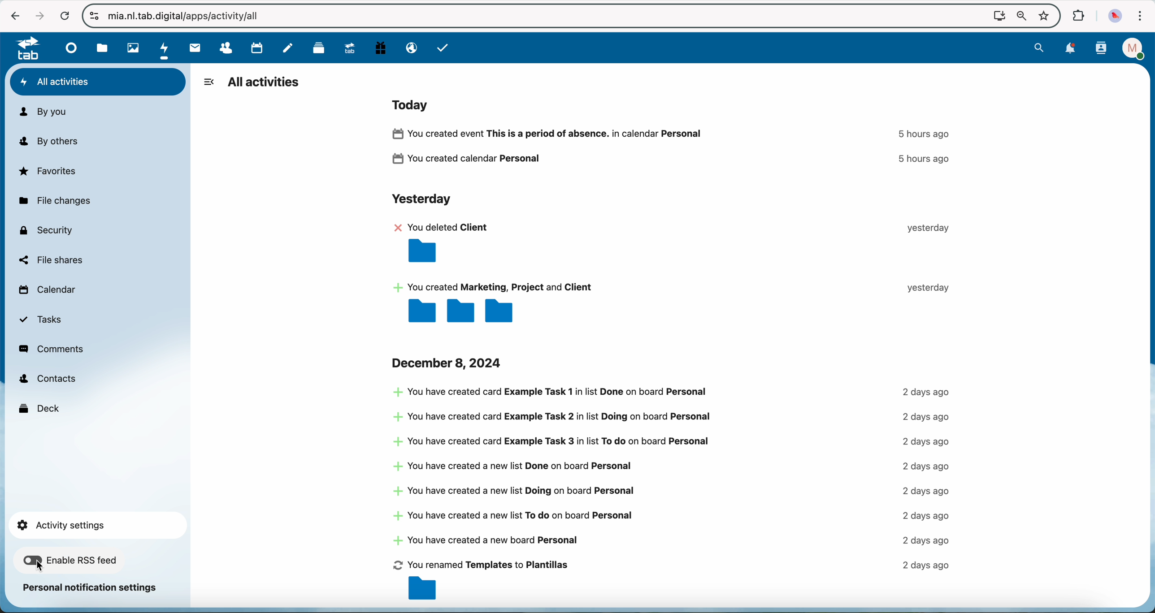 The width and height of the screenshot is (1155, 613). What do you see at coordinates (98, 82) in the screenshot?
I see `all activities` at bounding box center [98, 82].